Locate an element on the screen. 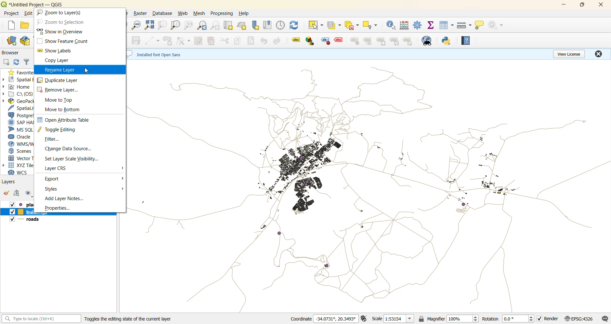 Image resolution: width=611 pixels, height=324 pixels. add layer notes is located at coordinates (65, 199).